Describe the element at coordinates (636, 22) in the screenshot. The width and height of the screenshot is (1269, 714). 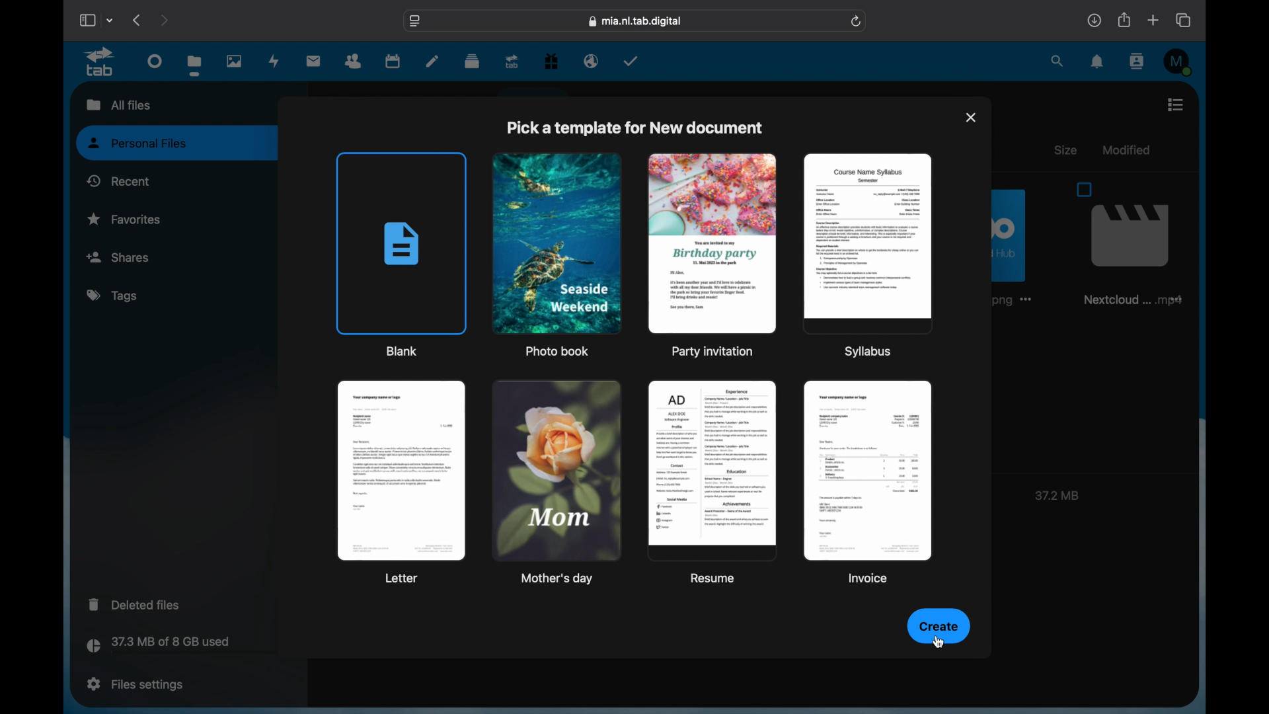
I see `web address` at that location.